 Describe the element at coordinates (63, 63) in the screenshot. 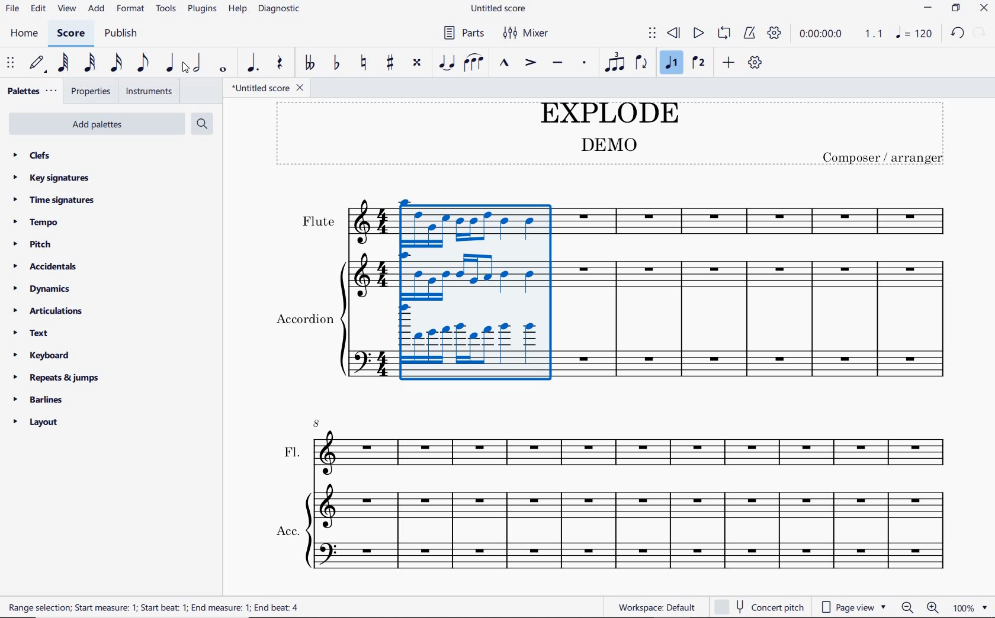

I see `64th note` at that location.